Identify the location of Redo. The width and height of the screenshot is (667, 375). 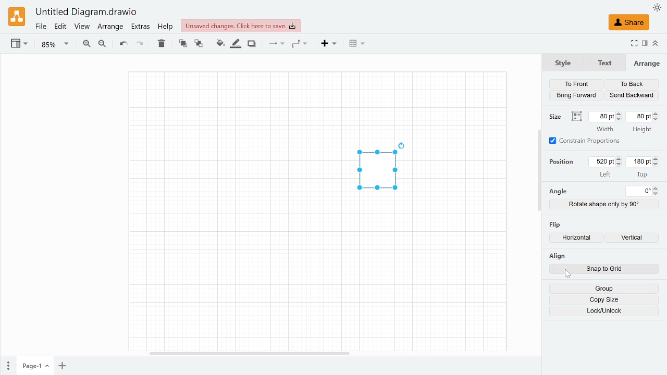
(139, 44).